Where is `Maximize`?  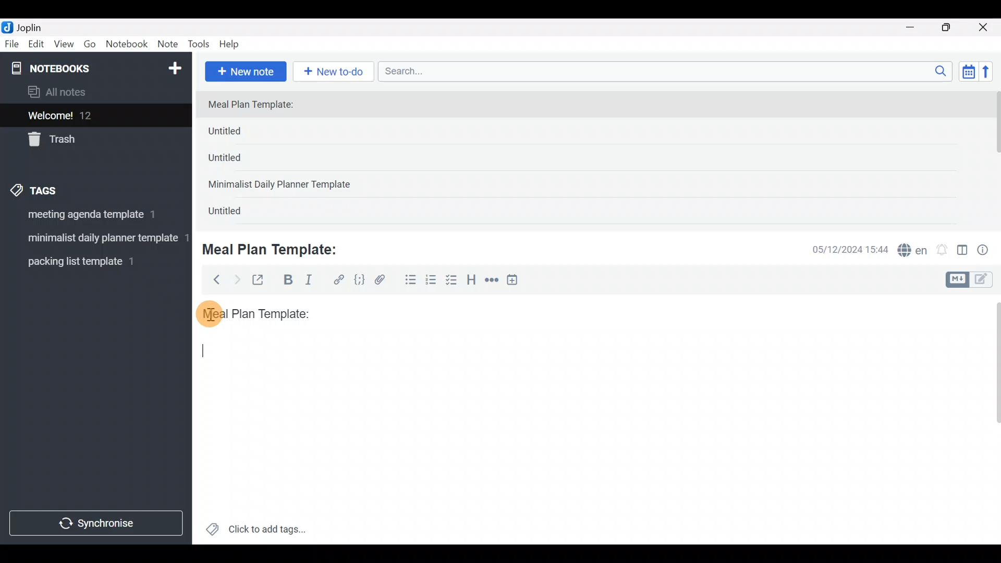
Maximize is located at coordinates (953, 28).